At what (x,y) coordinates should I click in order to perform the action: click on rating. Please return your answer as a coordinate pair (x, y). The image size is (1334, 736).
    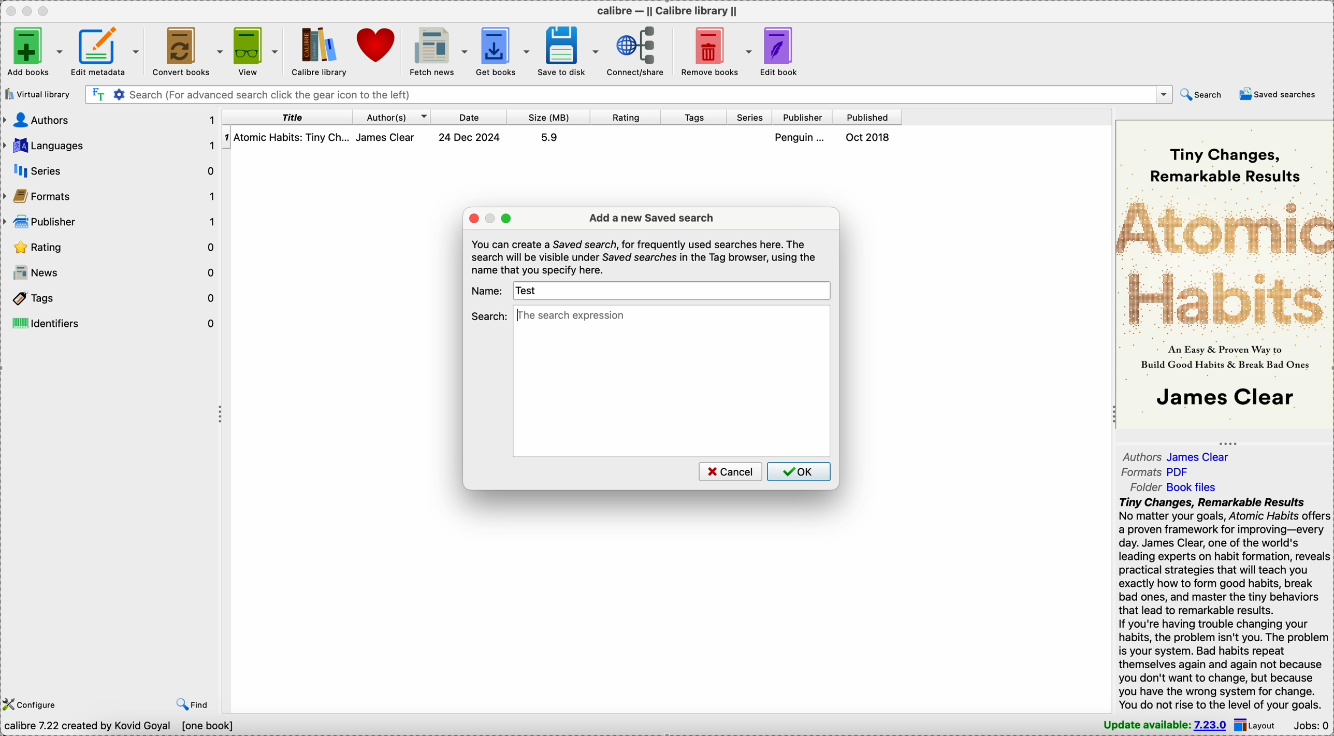
    Looking at the image, I should click on (110, 248).